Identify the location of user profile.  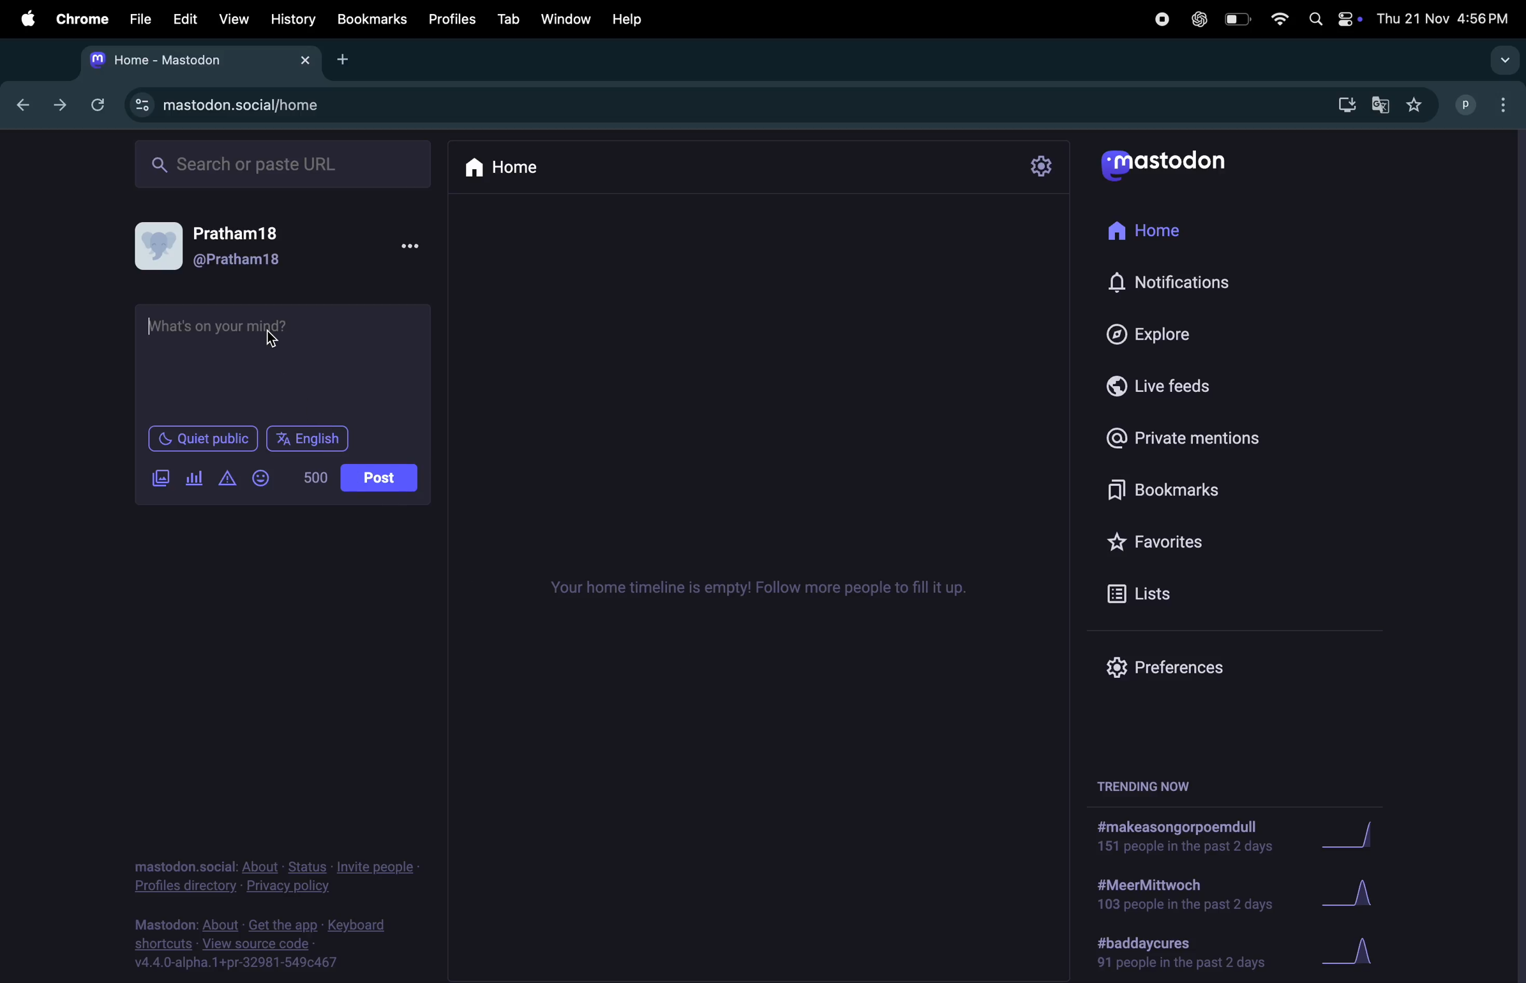
(285, 249).